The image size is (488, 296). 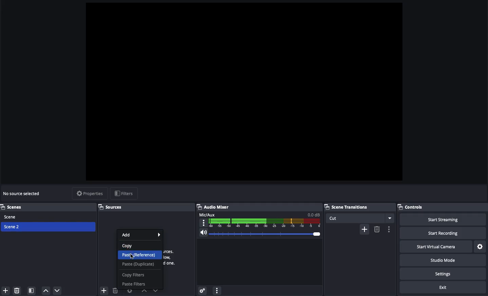 What do you see at coordinates (17, 290) in the screenshot?
I see `Remove` at bounding box center [17, 290].